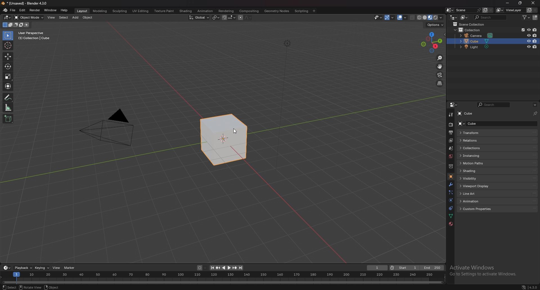 The image size is (540, 290). What do you see at coordinates (522, 30) in the screenshot?
I see `exclude from view layer` at bounding box center [522, 30].